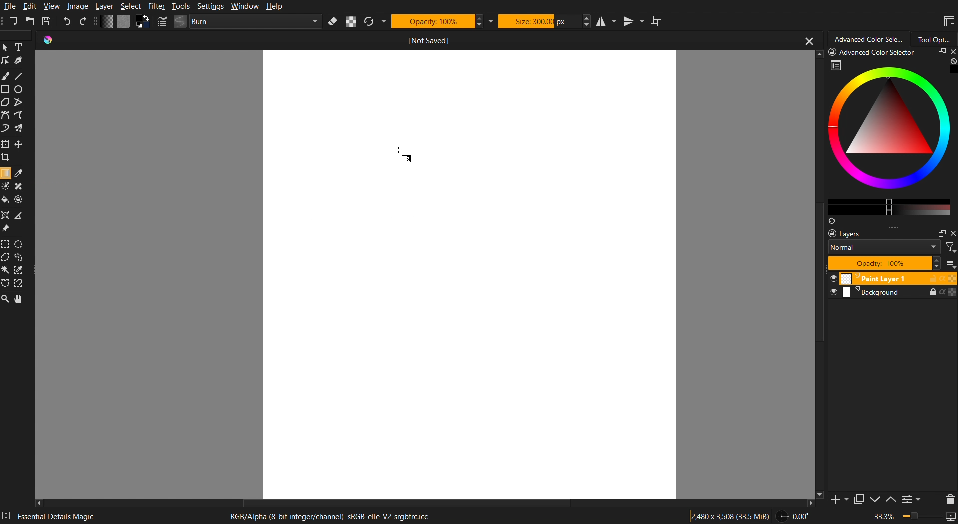 The image size is (958, 524). What do you see at coordinates (14, 221) in the screenshot?
I see `Ruler Tools` at bounding box center [14, 221].